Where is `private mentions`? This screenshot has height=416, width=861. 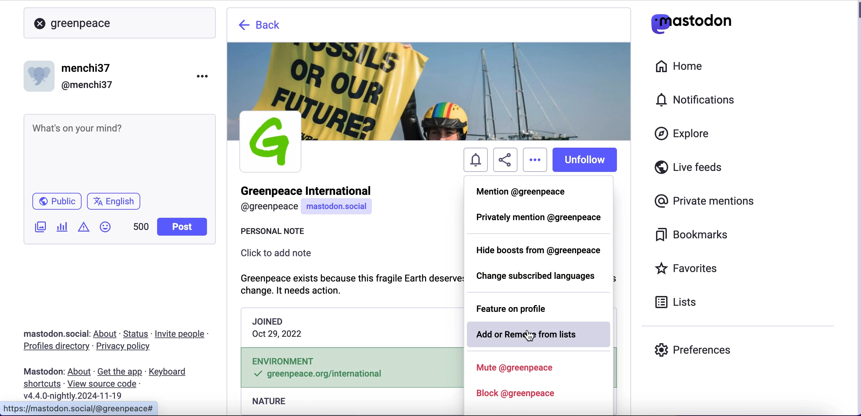 private mentions is located at coordinates (707, 199).